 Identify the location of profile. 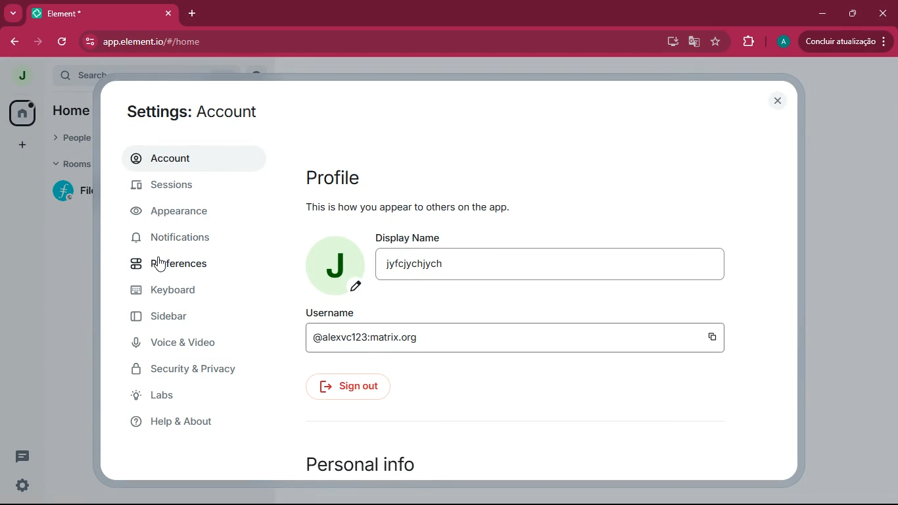
(782, 42).